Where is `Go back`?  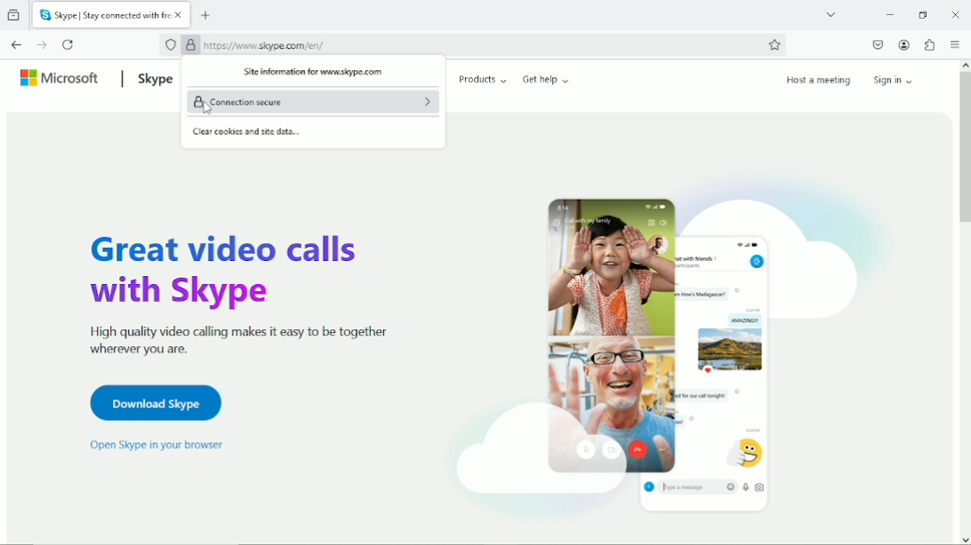 Go back is located at coordinates (17, 44).